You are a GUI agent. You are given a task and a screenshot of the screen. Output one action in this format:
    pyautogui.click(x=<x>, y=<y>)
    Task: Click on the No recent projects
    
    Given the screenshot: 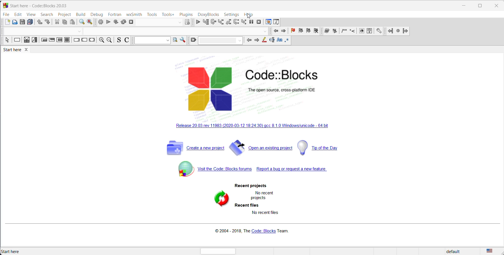 What is the action you would take?
    pyautogui.click(x=264, y=195)
    